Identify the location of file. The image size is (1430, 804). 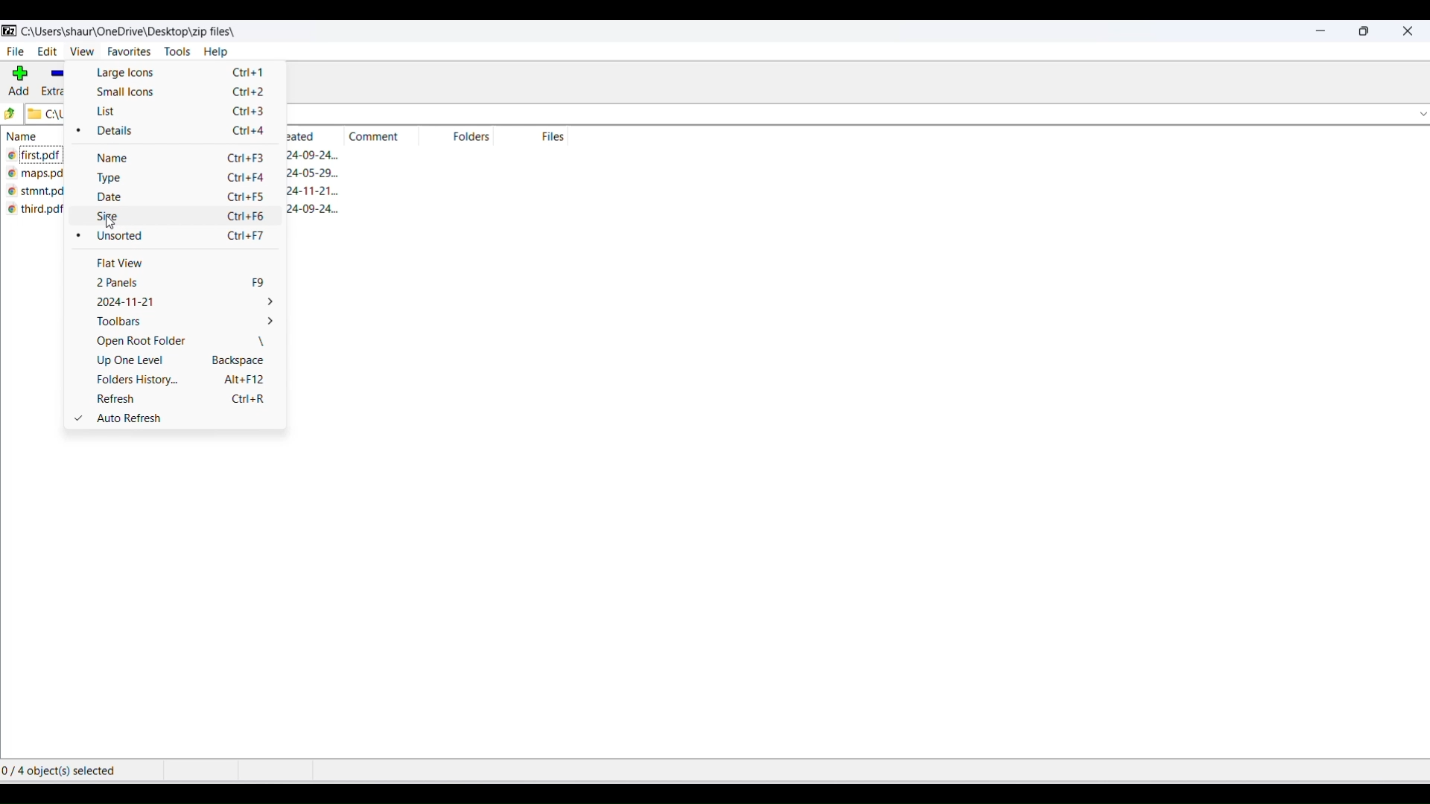
(16, 52).